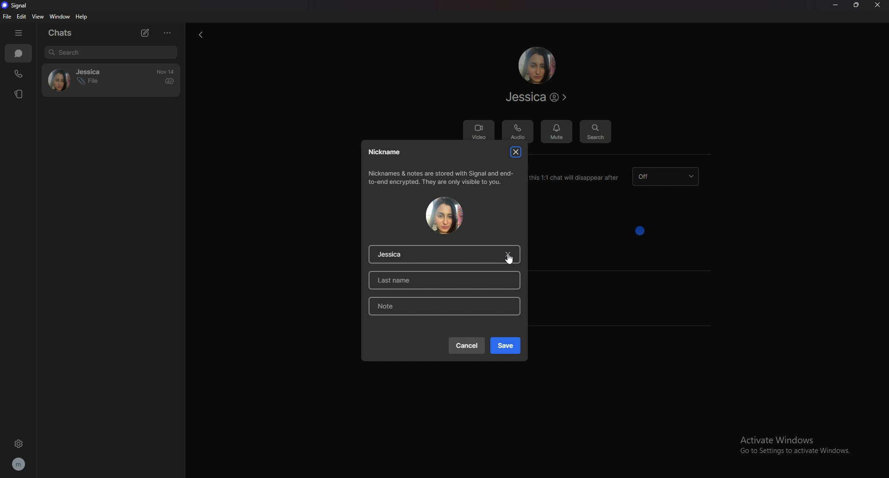 This screenshot has height=478, width=889. What do you see at coordinates (22, 465) in the screenshot?
I see `profile` at bounding box center [22, 465].